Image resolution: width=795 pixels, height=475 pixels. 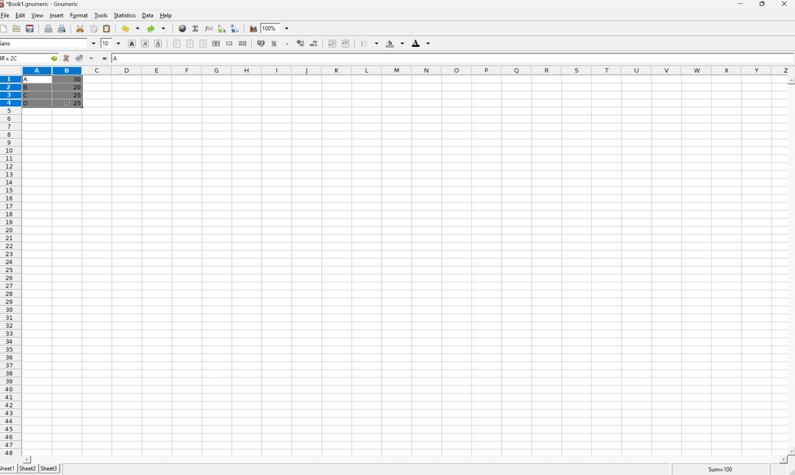 What do you see at coordinates (785, 4) in the screenshot?
I see `Close` at bounding box center [785, 4].